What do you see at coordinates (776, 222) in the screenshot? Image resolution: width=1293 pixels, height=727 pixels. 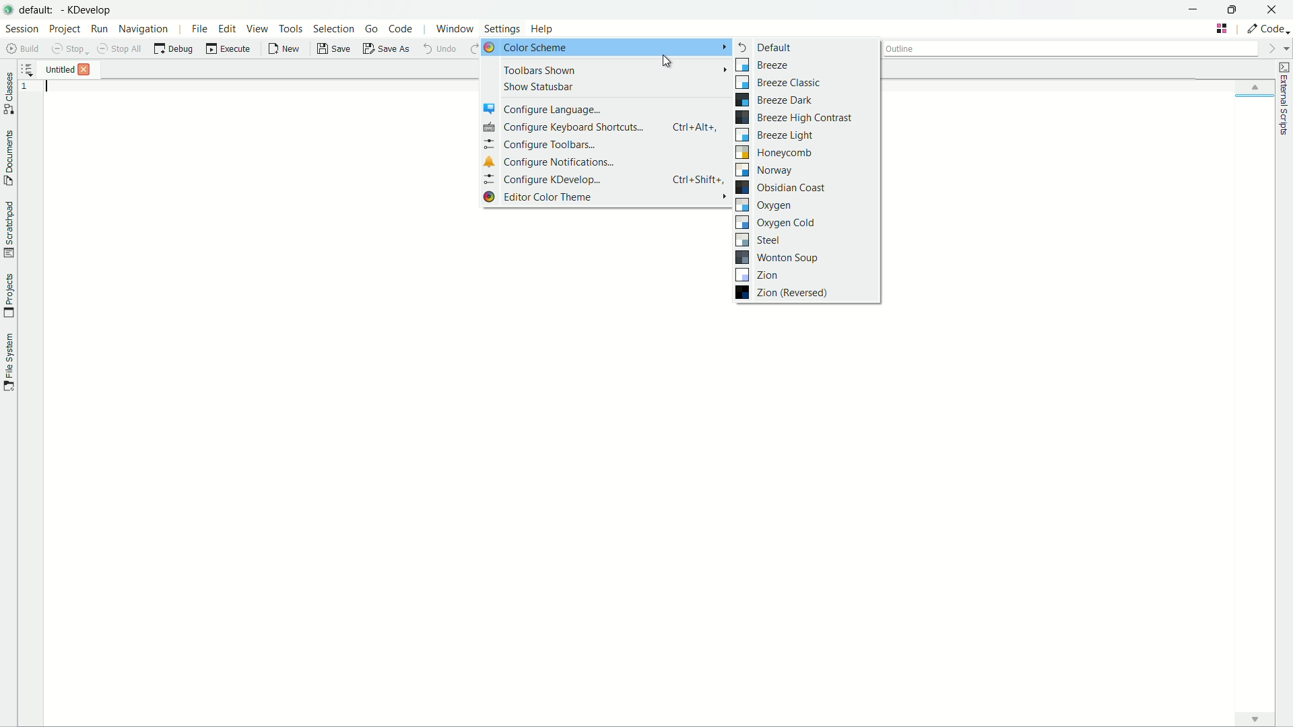 I see `oxygen cold` at bounding box center [776, 222].